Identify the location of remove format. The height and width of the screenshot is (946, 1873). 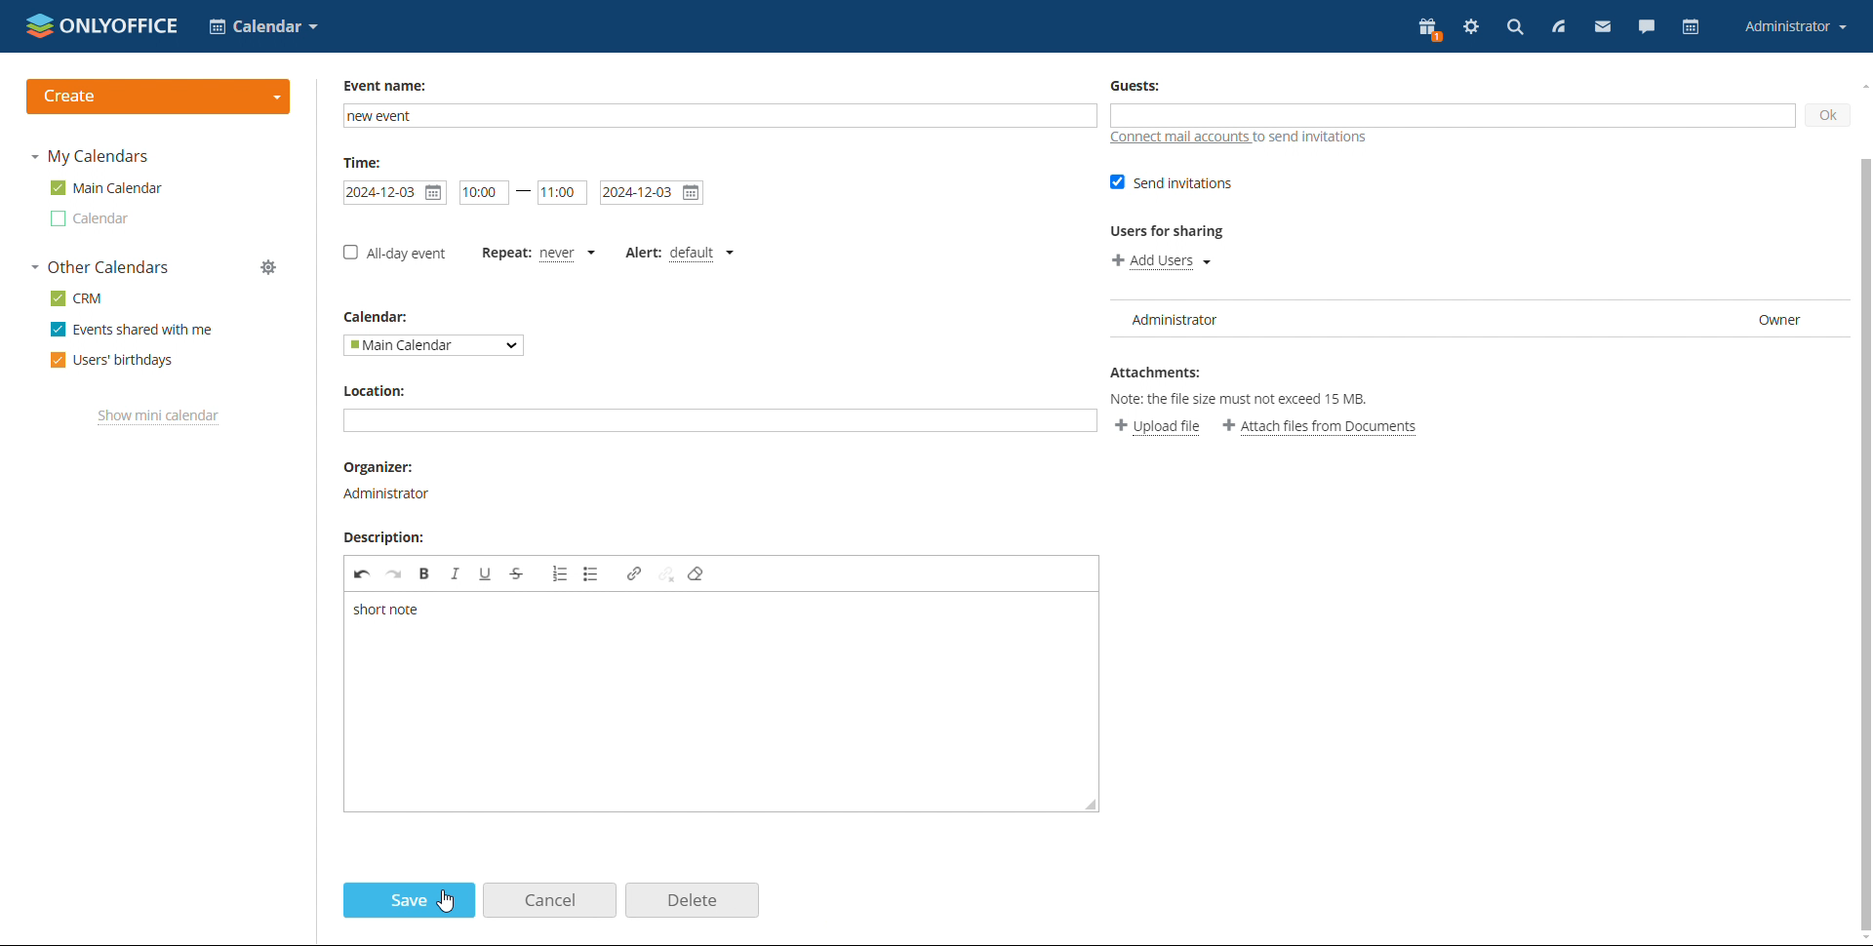
(699, 575).